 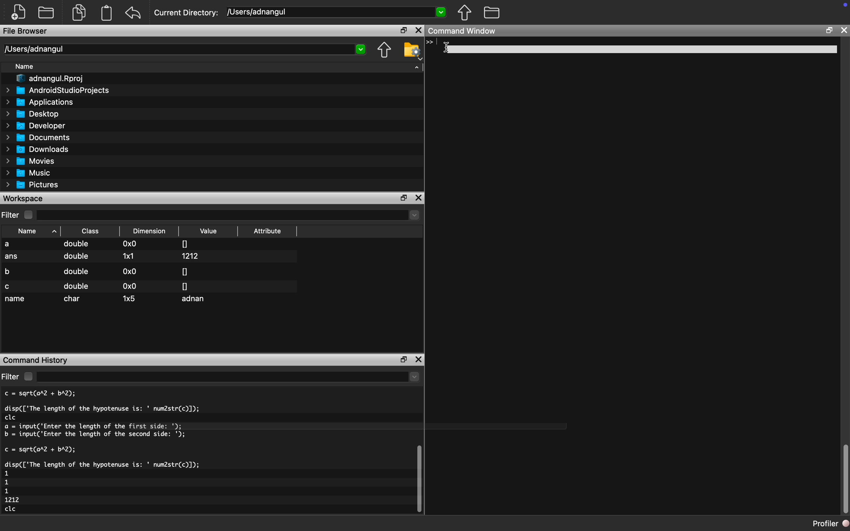 I want to click on cursor, so click(x=444, y=47).